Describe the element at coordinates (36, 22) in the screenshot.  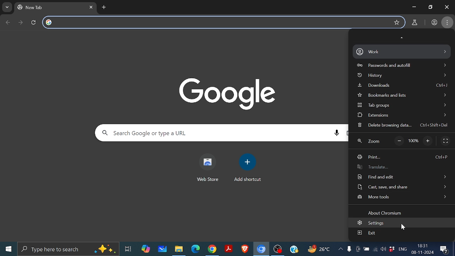
I see `Reload` at that location.